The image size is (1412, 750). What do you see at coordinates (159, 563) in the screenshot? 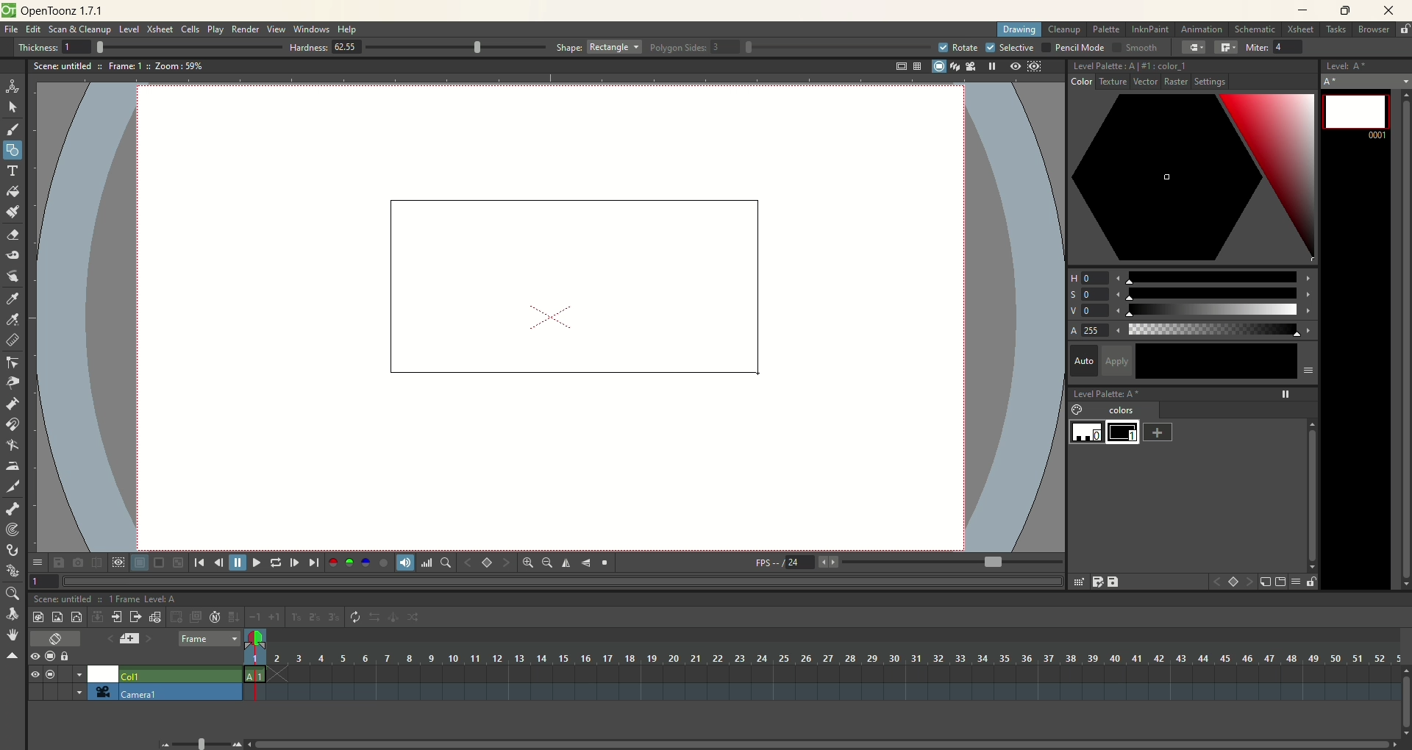
I see `black background` at bounding box center [159, 563].